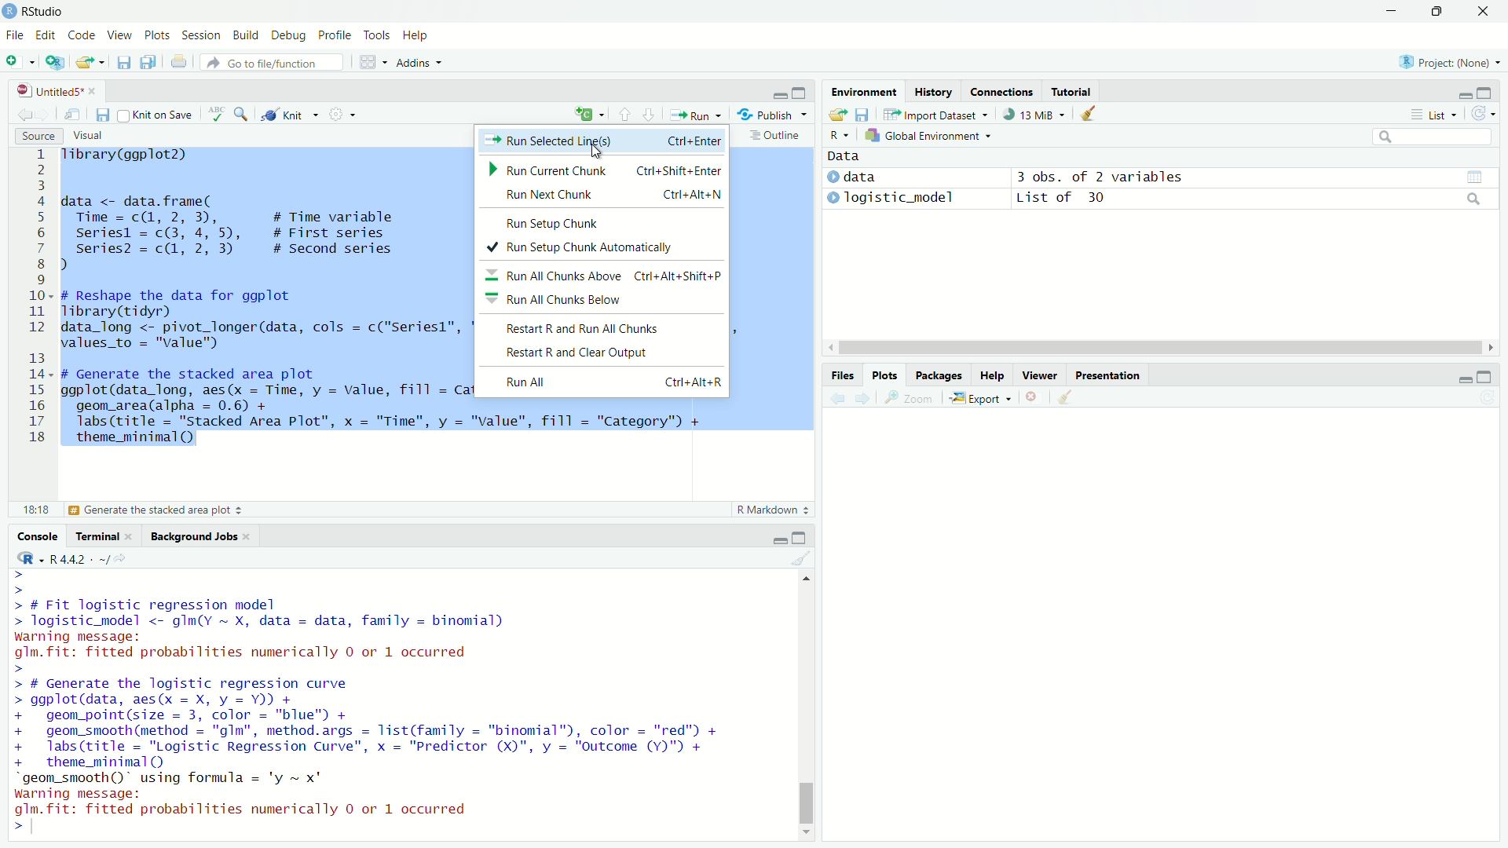  Describe the element at coordinates (181, 68) in the screenshot. I see `print` at that location.